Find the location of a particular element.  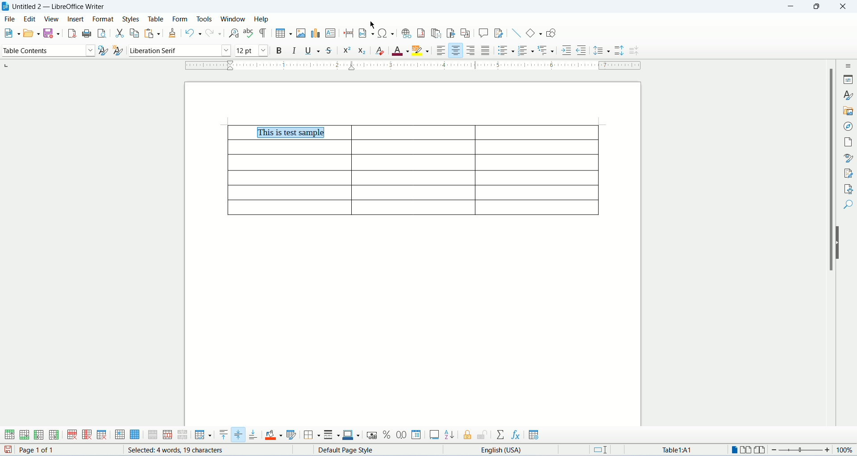

style inspector is located at coordinates (849, 158).